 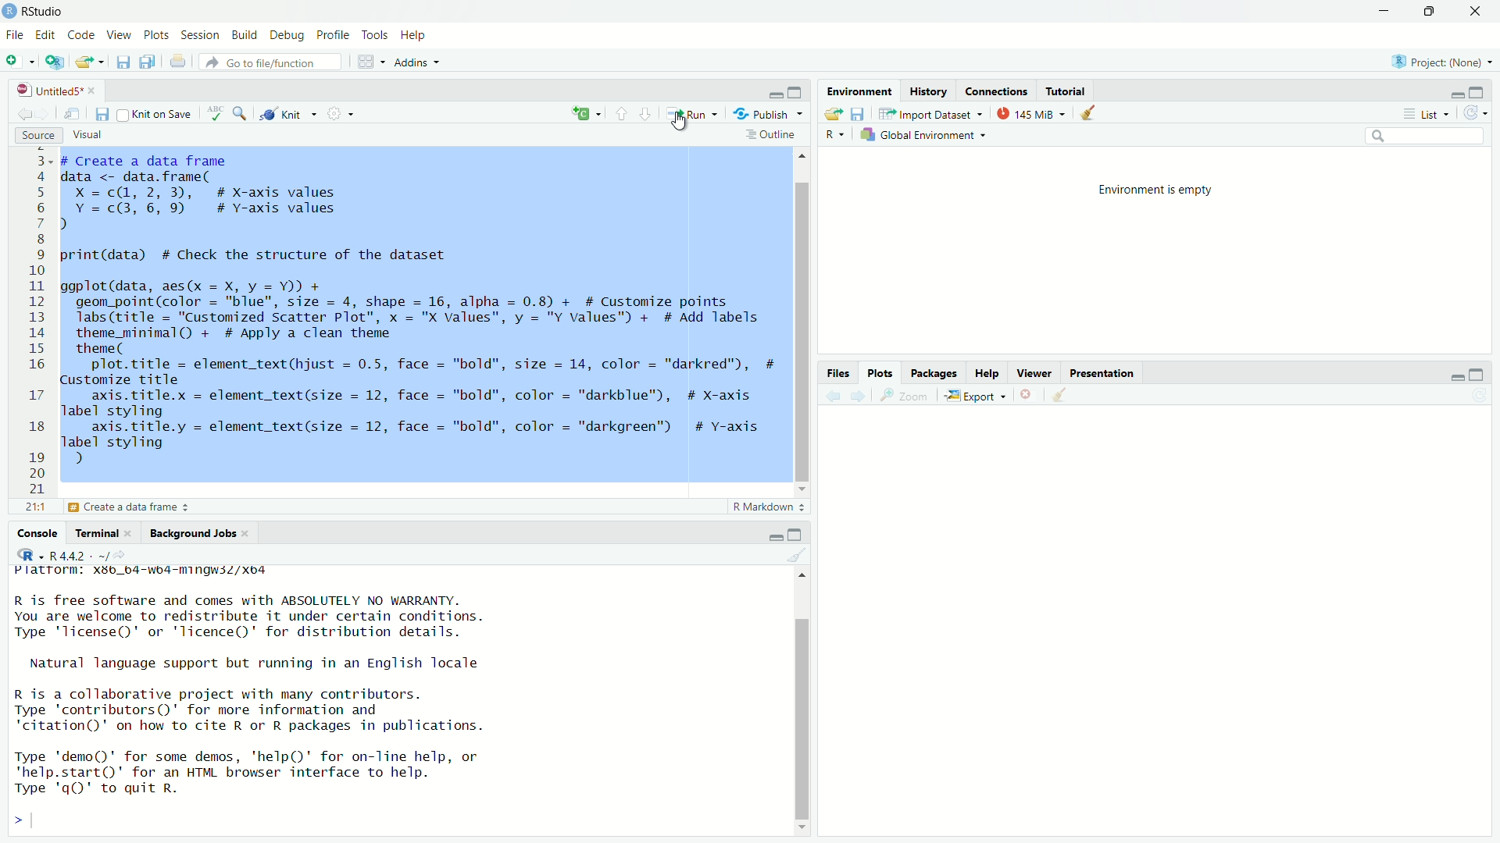 What do you see at coordinates (931, 114) in the screenshot?
I see `Import dataset` at bounding box center [931, 114].